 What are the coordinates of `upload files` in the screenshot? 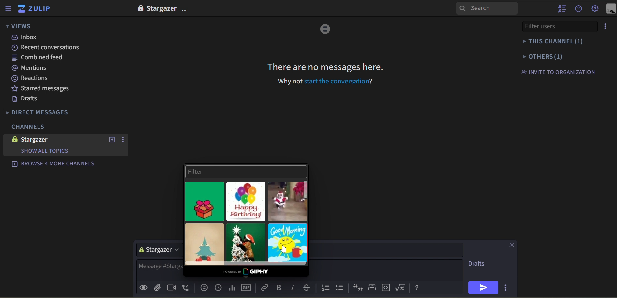 It's located at (157, 287).